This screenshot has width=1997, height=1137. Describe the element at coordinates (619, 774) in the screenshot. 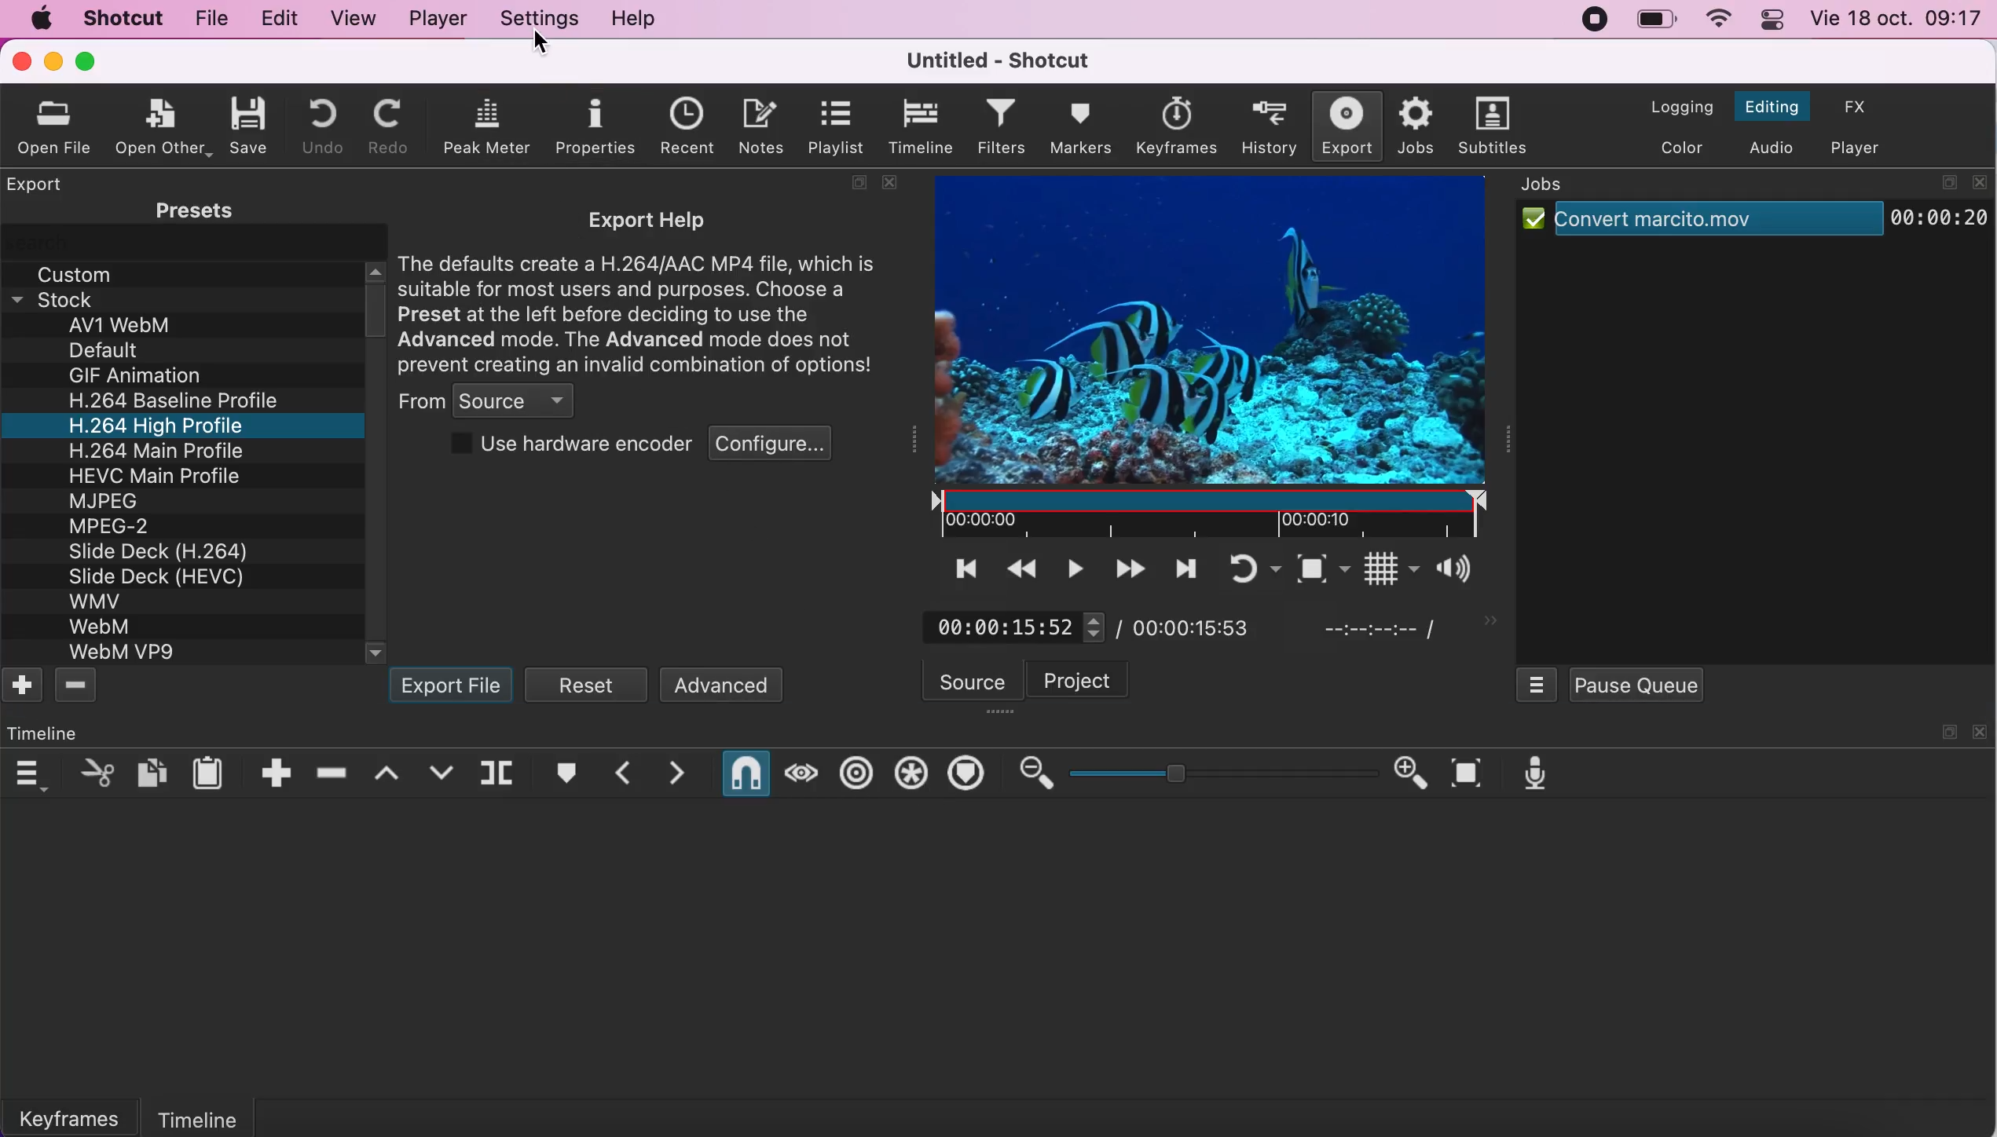

I see `previous marker` at that location.